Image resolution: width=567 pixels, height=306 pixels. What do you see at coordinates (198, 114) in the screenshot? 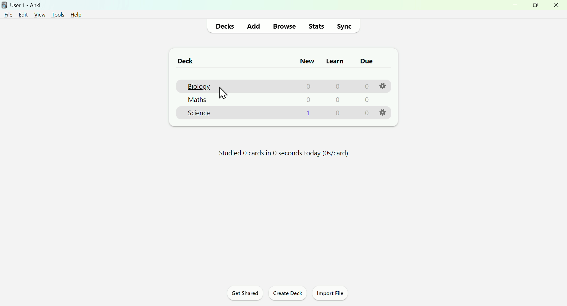
I see `Science` at bounding box center [198, 114].